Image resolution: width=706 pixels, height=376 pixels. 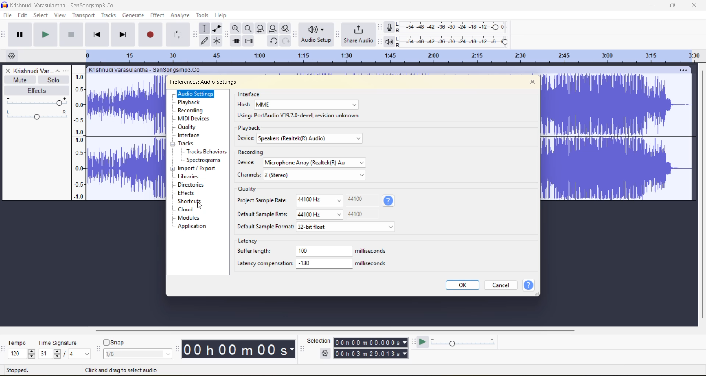 I want to click on generate, so click(x=133, y=16).